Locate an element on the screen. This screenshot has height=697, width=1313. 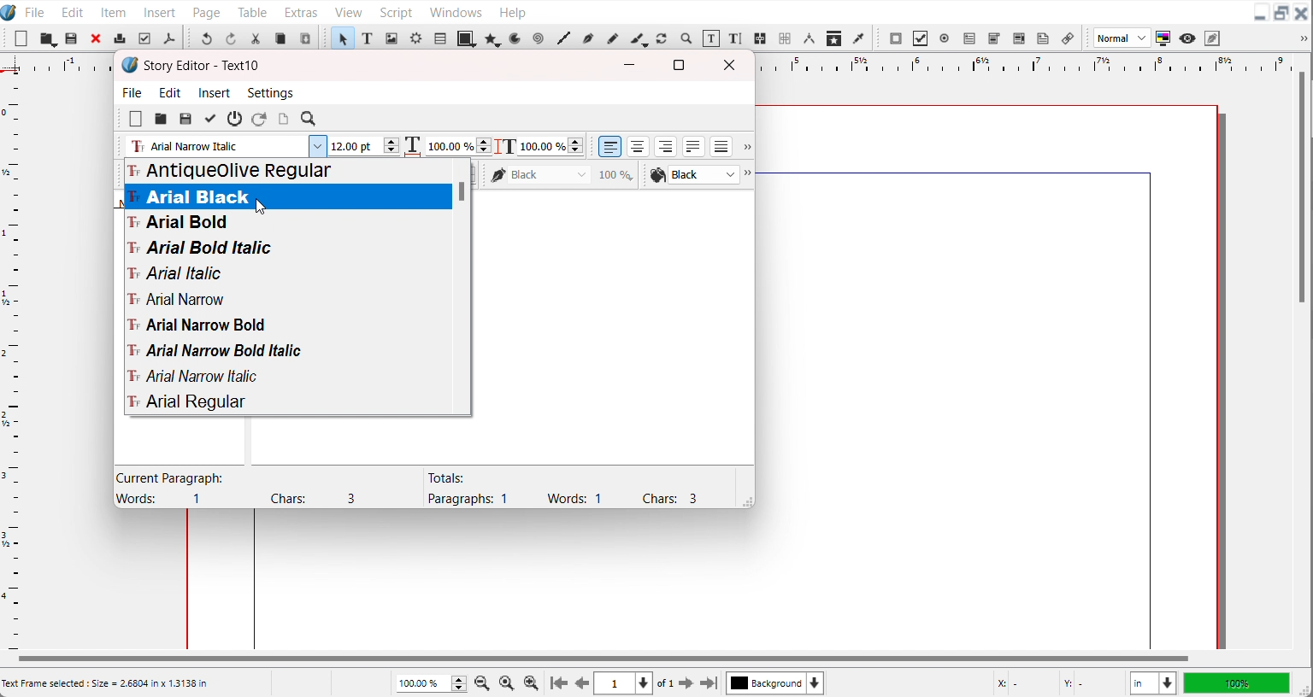
Toggle color is located at coordinates (1164, 38).